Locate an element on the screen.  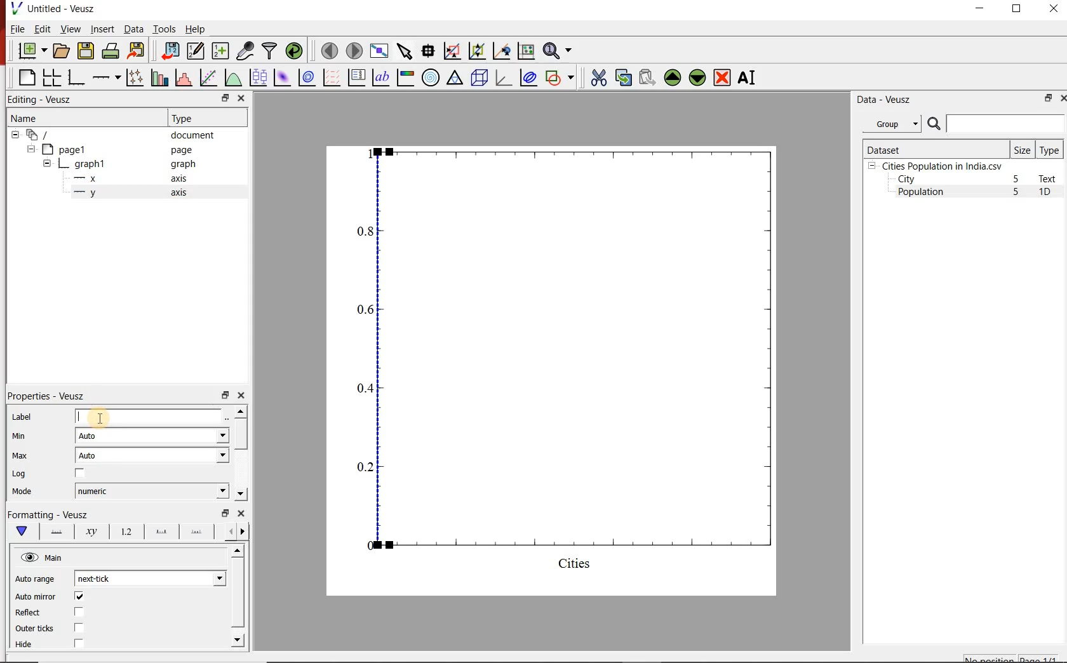
document is located at coordinates (117, 134).